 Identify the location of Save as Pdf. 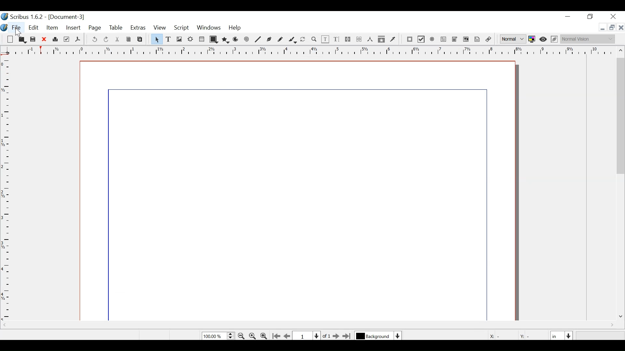
(78, 40).